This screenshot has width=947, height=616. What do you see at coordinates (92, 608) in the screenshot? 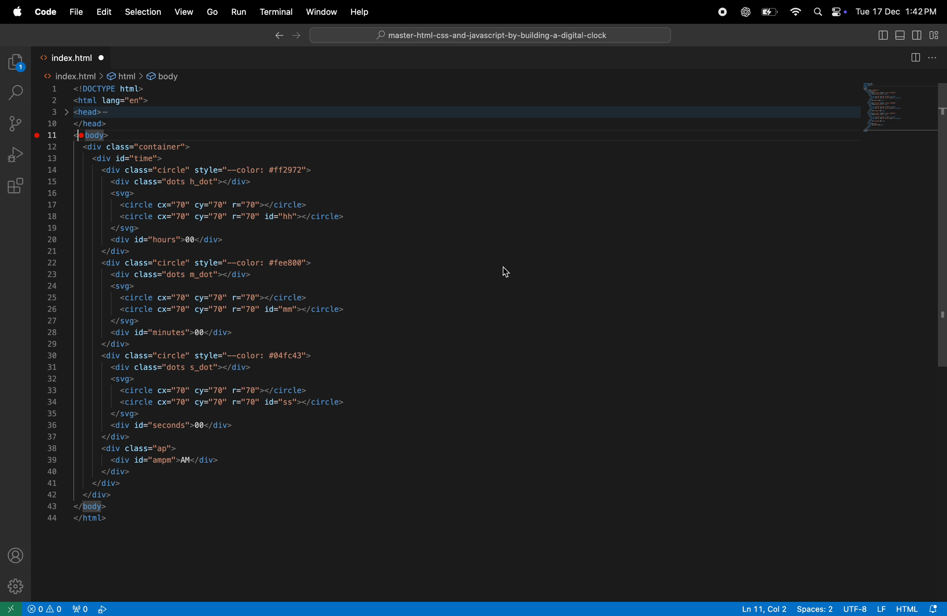
I see `view port` at bounding box center [92, 608].